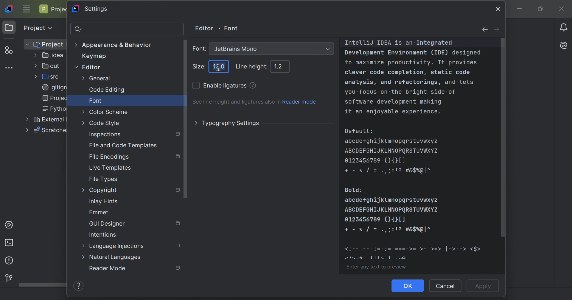 Image resolution: width=572 pixels, height=300 pixels. Describe the element at coordinates (178, 135) in the screenshot. I see `Settings marked with this icon are only applied to the current project. Non-marked settings are applied to all projects.` at that location.